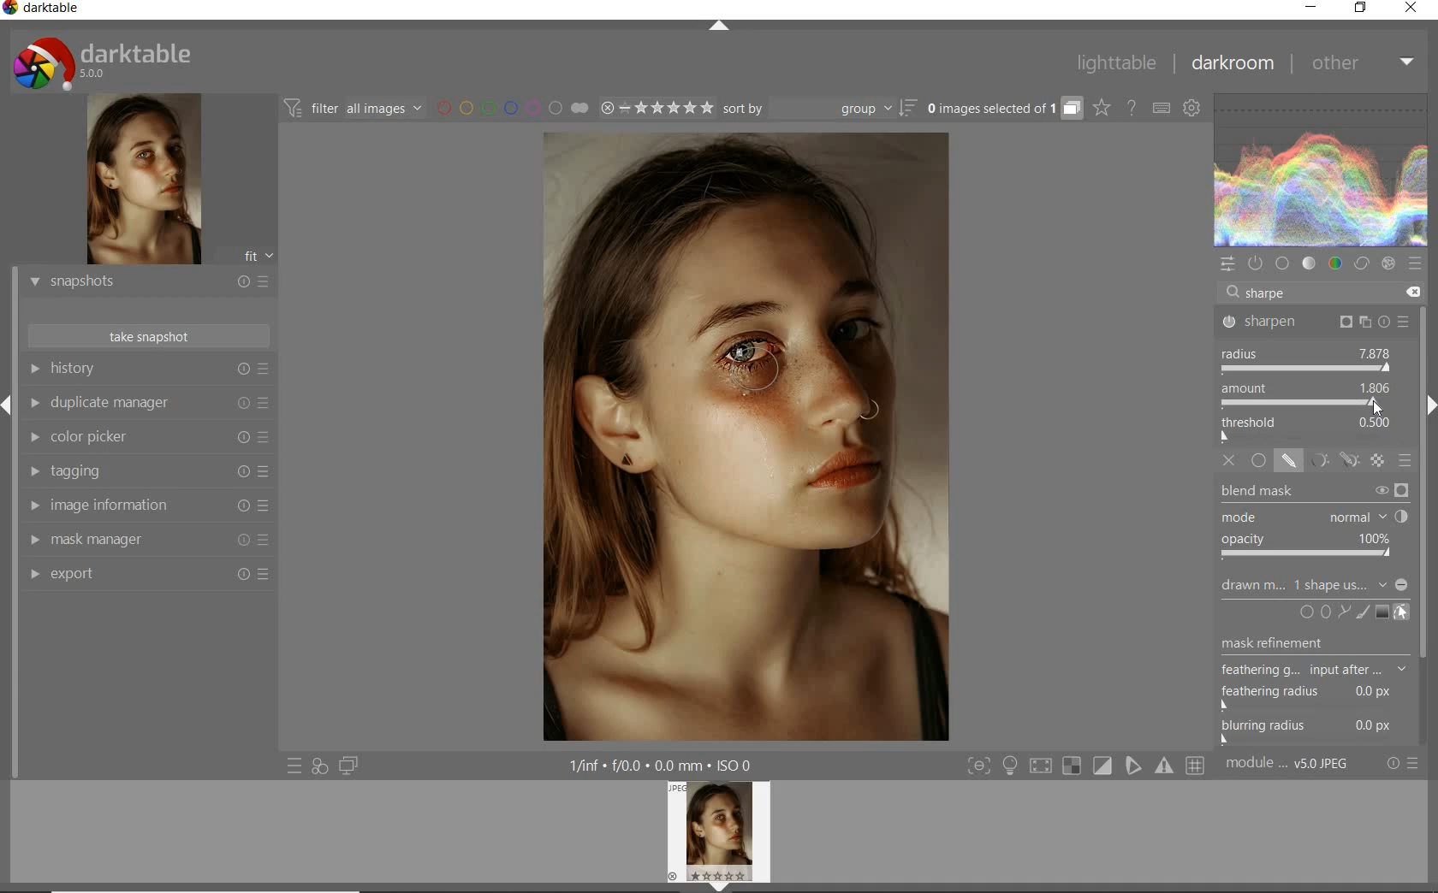  What do you see at coordinates (295, 765) in the screenshot?
I see `quick access to presets` at bounding box center [295, 765].